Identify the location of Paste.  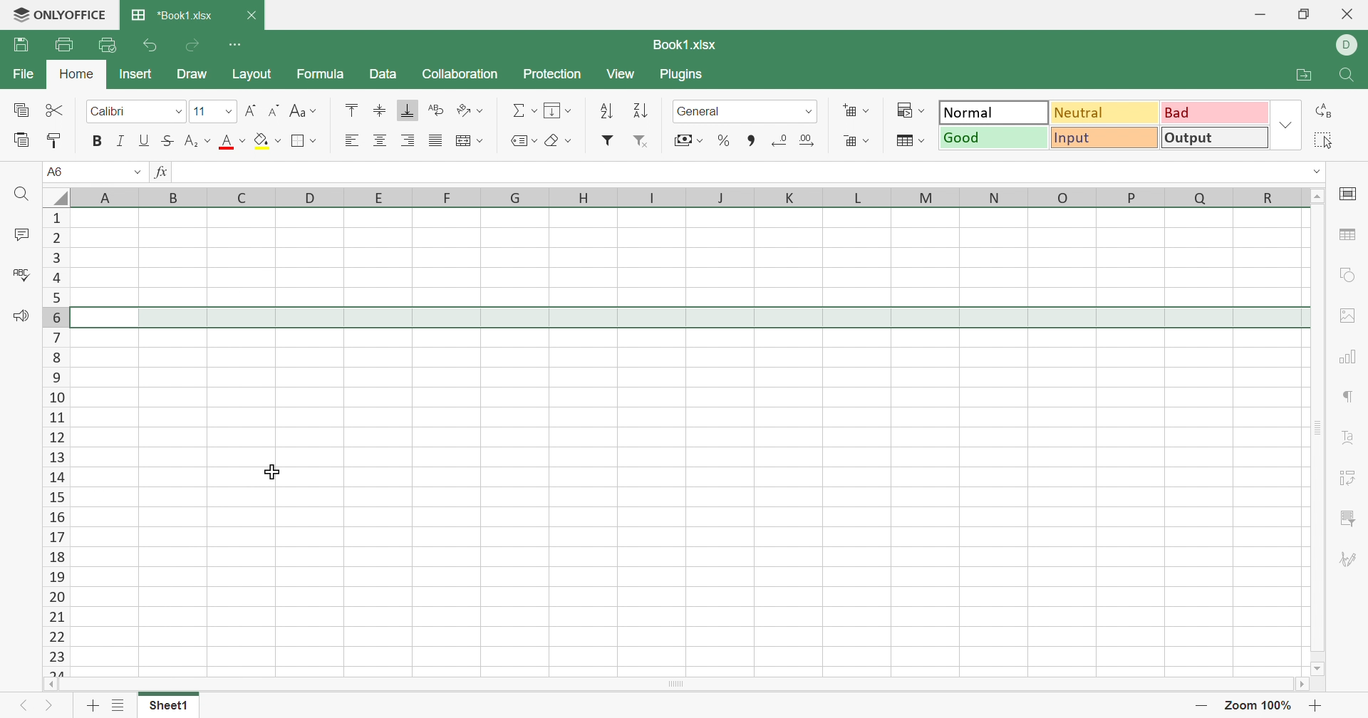
(22, 140).